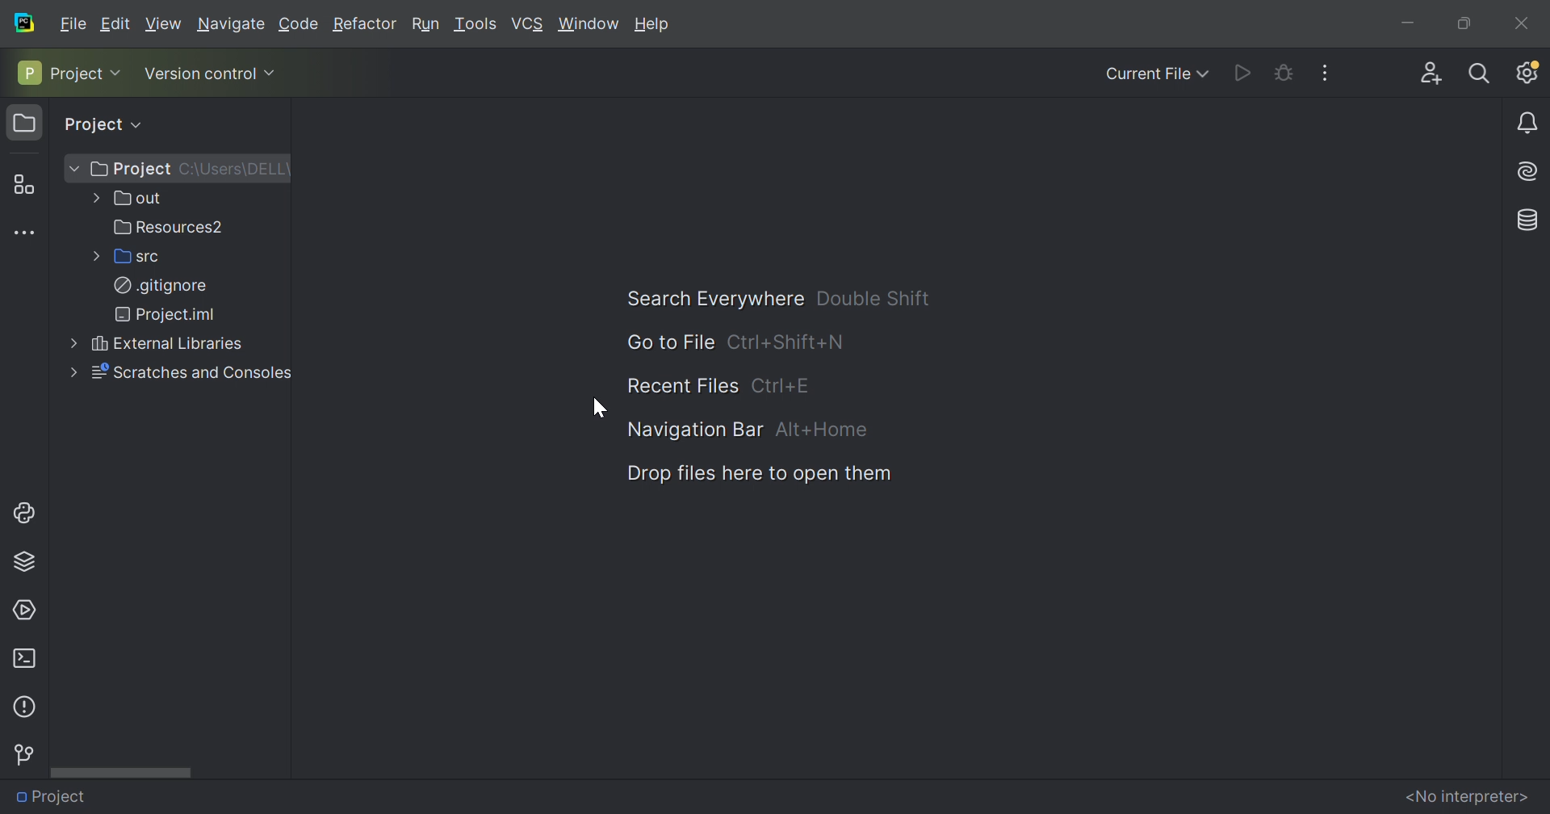  What do you see at coordinates (1529, 217) in the screenshot?
I see `Database` at bounding box center [1529, 217].